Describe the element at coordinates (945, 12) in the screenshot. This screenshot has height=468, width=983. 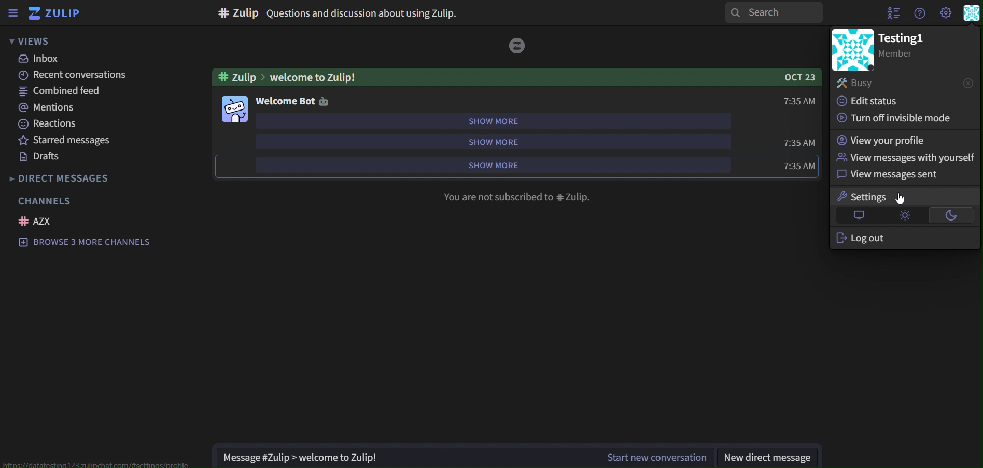
I see `setting` at that location.